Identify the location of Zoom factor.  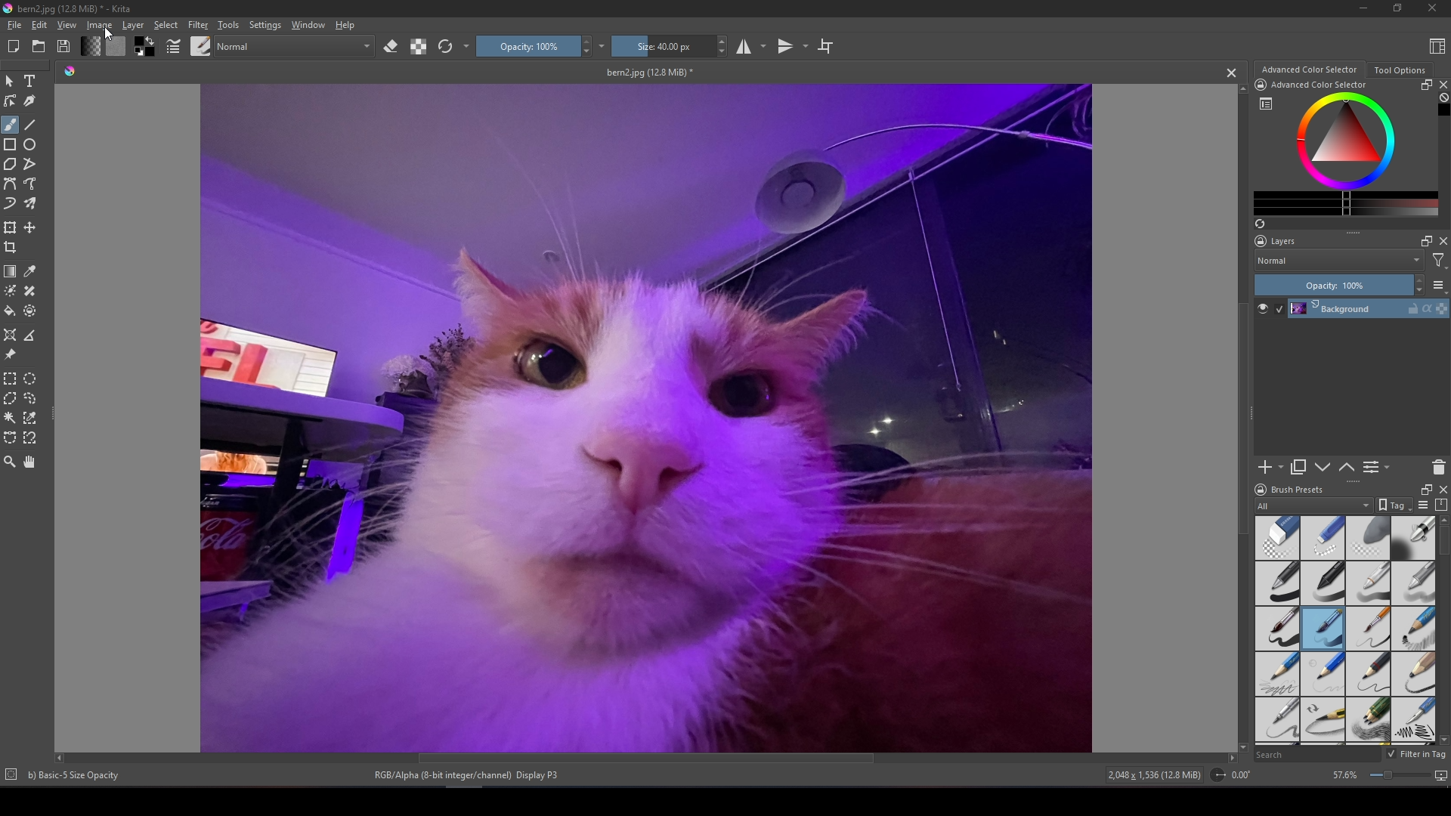
(1389, 775).